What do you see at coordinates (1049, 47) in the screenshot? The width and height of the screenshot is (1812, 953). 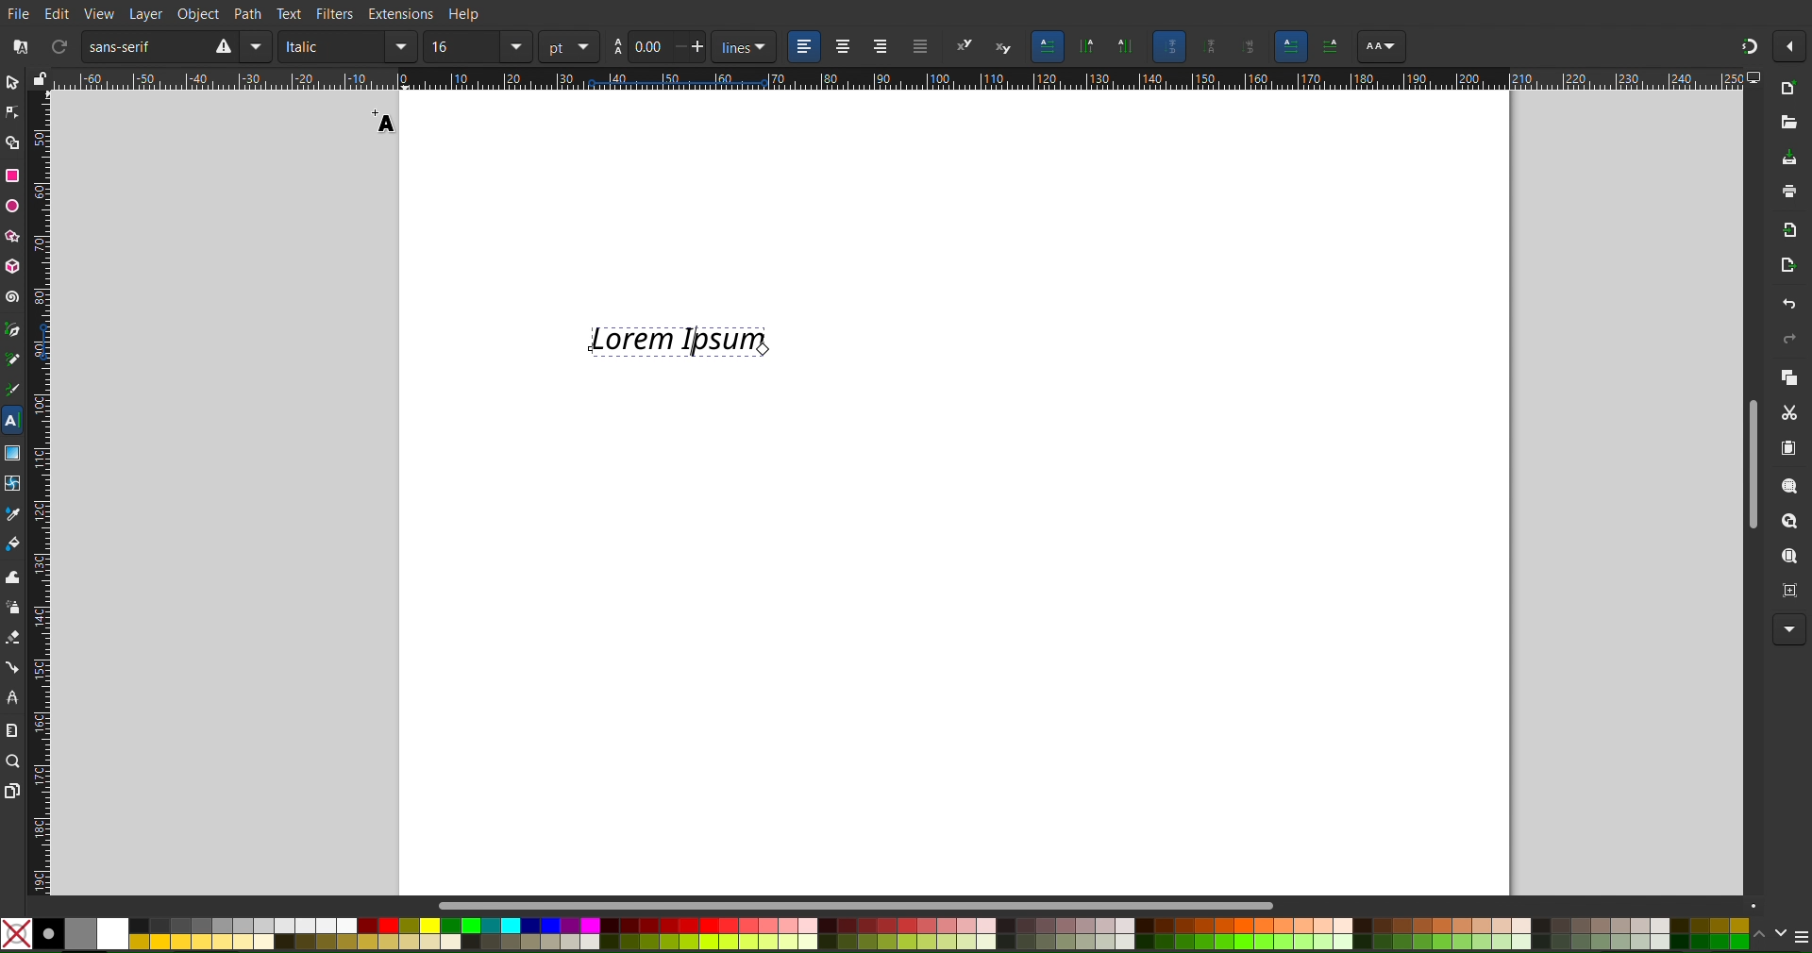 I see `Horizontal Text` at bounding box center [1049, 47].